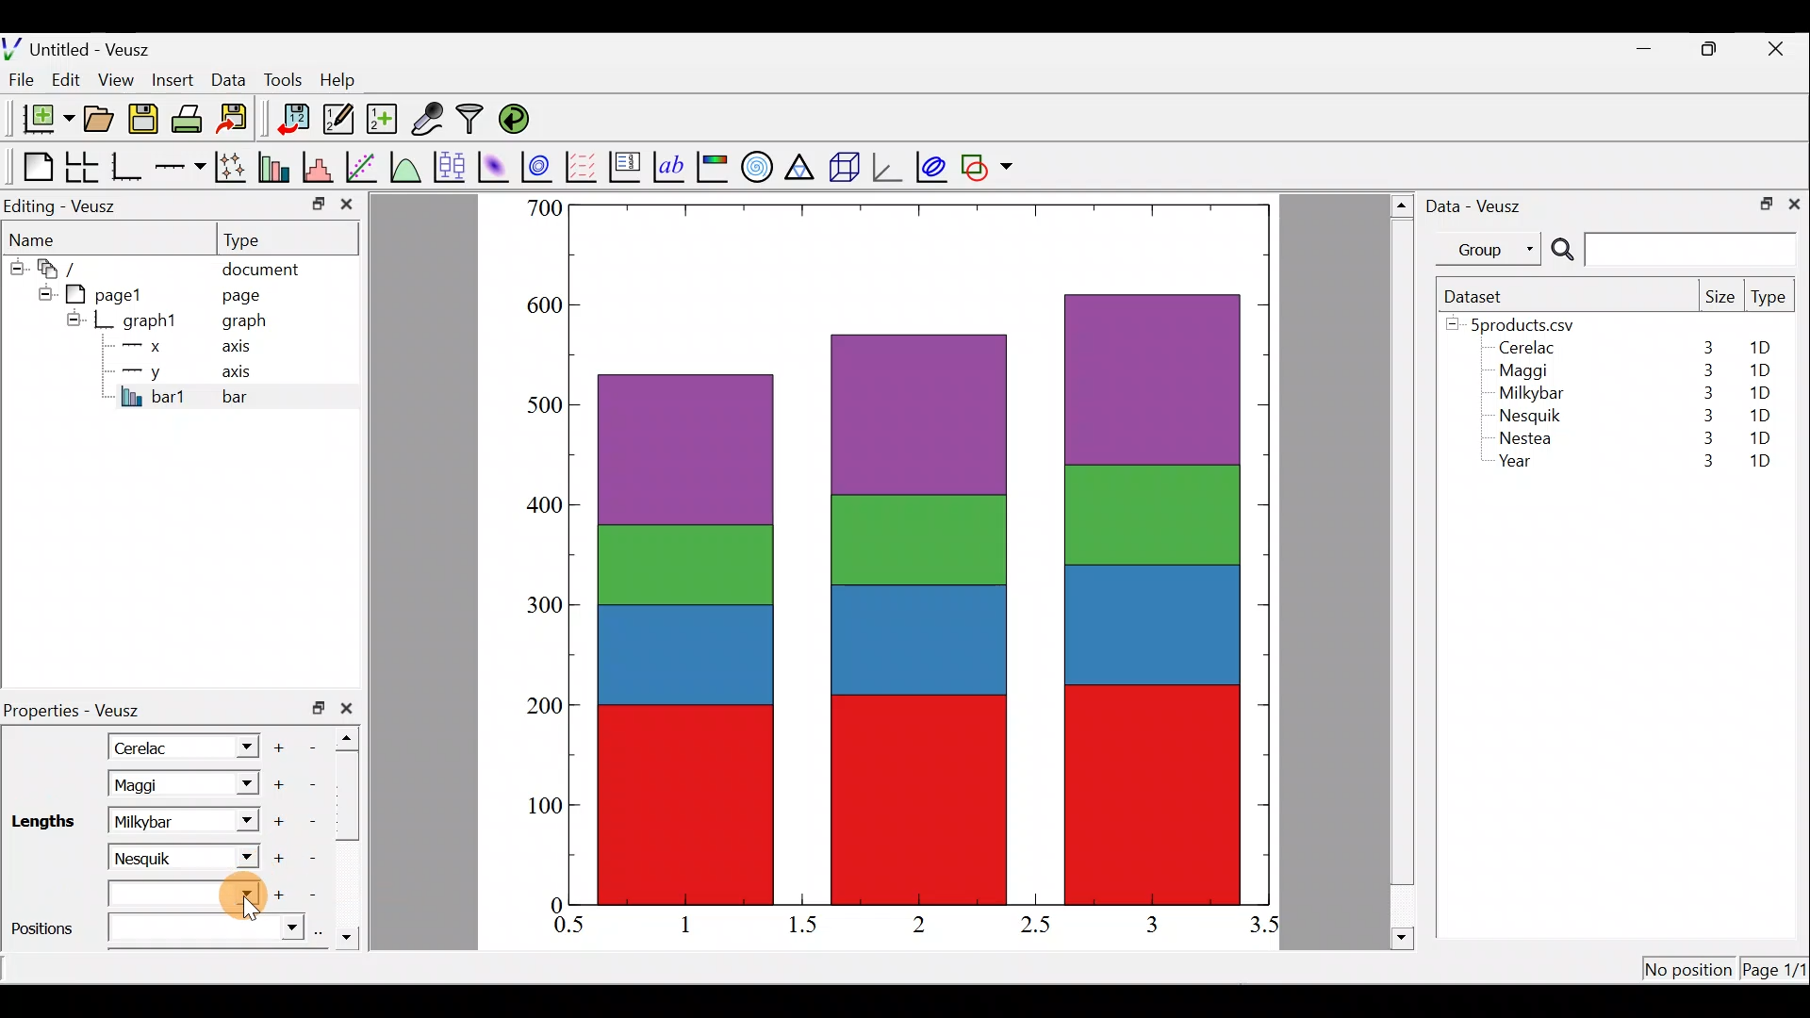  What do you see at coordinates (537, 403) in the screenshot?
I see `500` at bounding box center [537, 403].